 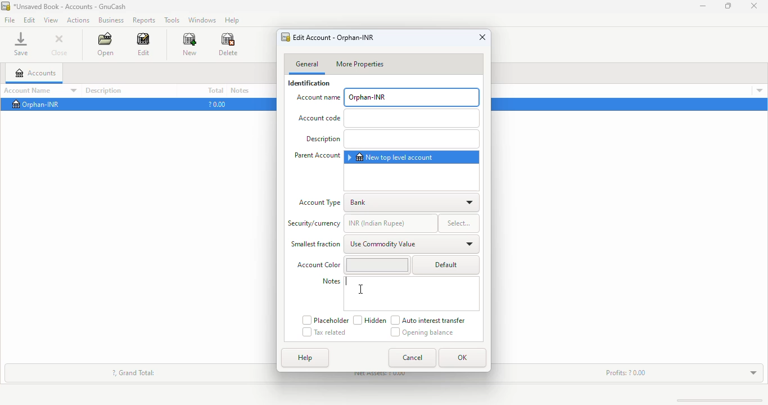 What do you see at coordinates (51, 20) in the screenshot?
I see `view` at bounding box center [51, 20].